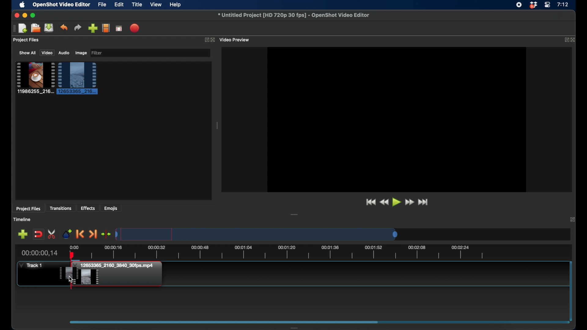  Describe the element at coordinates (106, 234) in the screenshot. I see `center the playhead on timeline` at that location.